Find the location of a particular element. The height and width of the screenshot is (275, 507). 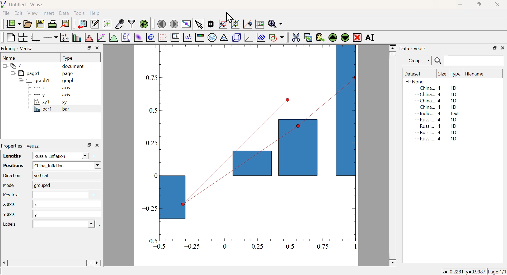

Create new dataset is located at coordinates (107, 25).